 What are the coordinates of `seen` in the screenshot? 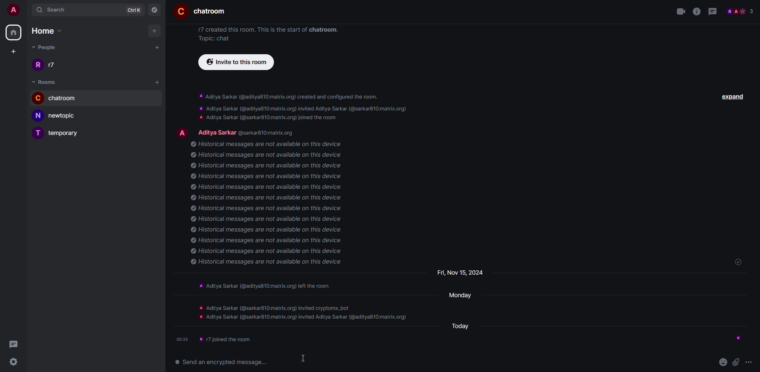 It's located at (736, 338).